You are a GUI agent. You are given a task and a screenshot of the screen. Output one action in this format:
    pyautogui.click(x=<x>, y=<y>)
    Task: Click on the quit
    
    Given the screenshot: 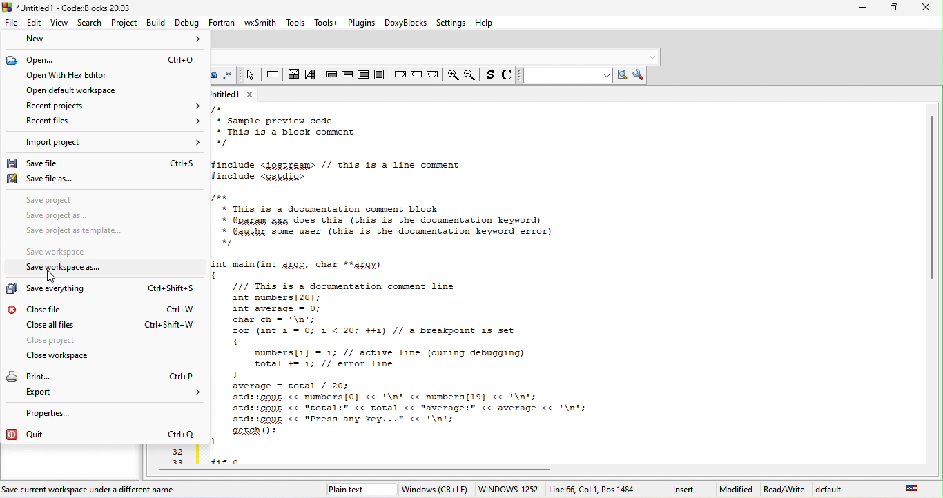 What is the action you would take?
    pyautogui.click(x=104, y=434)
    